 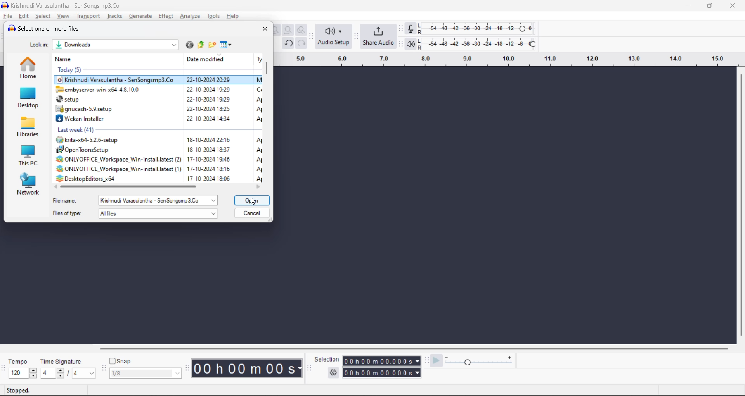 I want to click on time signature, so click(x=64, y=362).